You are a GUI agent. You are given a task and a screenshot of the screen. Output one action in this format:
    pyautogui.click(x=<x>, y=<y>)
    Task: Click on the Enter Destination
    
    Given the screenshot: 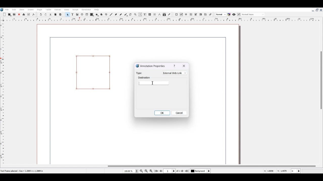 What is the action you would take?
    pyautogui.click(x=154, y=81)
    